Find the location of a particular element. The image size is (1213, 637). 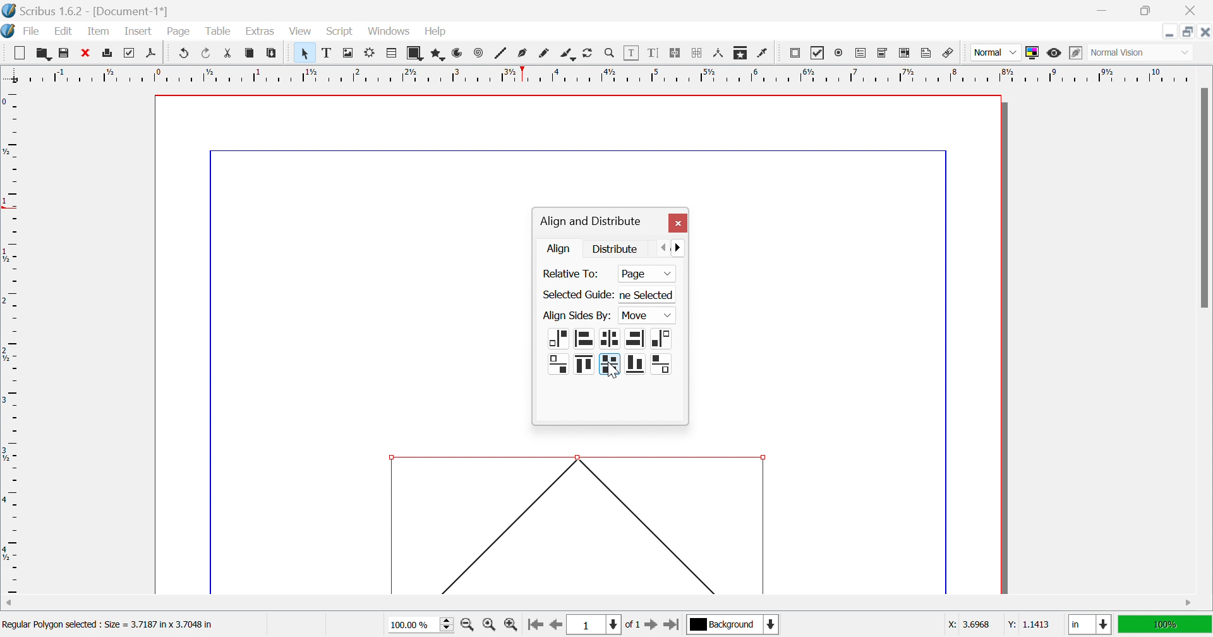

Zoom in or out is located at coordinates (610, 52).